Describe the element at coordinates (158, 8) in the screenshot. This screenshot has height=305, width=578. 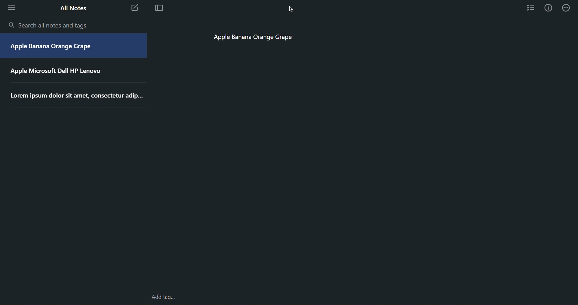
I see `Focus Mode` at that location.